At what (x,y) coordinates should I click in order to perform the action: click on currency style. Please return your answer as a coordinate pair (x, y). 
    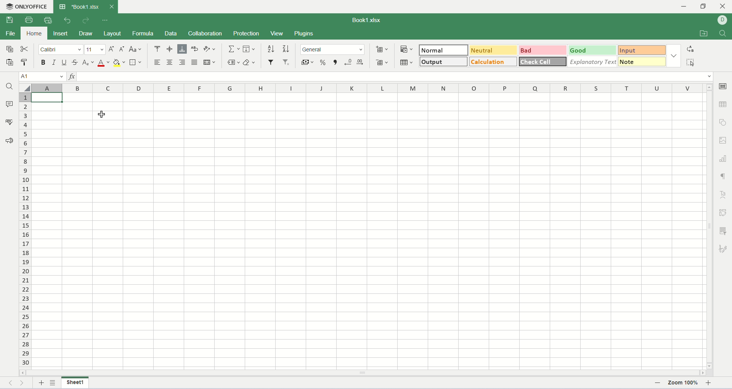
    Looking at the image, I should click on (310, 62).